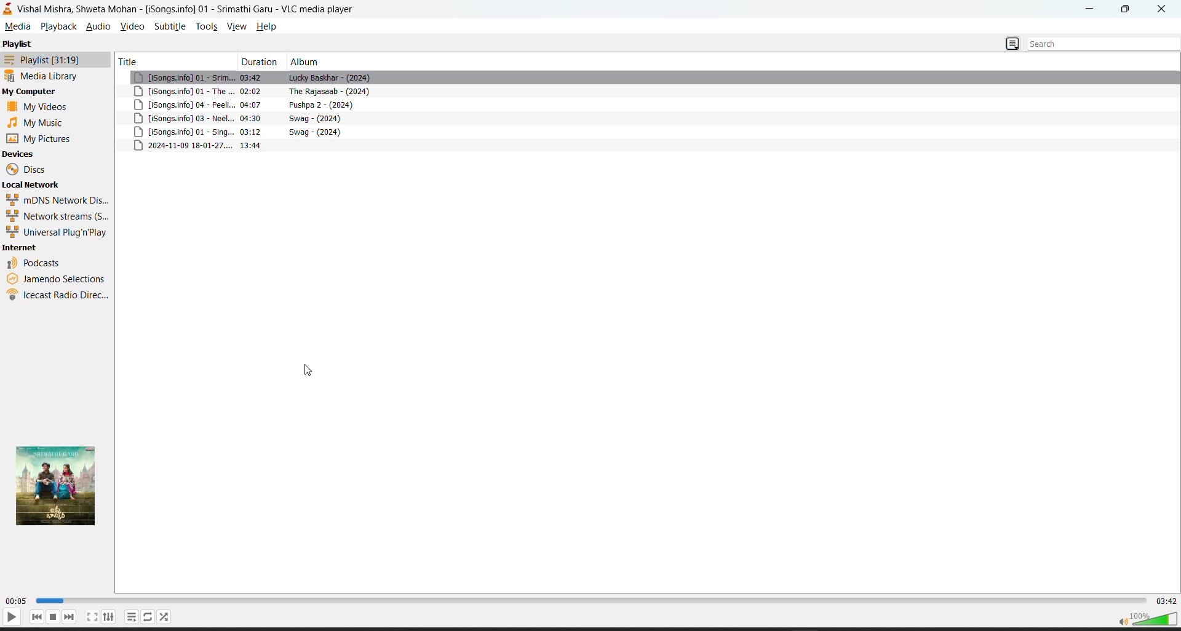 The height and width of the screenshot is (631, 1181). Describe the element at coordinates (181, 92) in the screenshot. I see `songs.info 01-the` at that location.